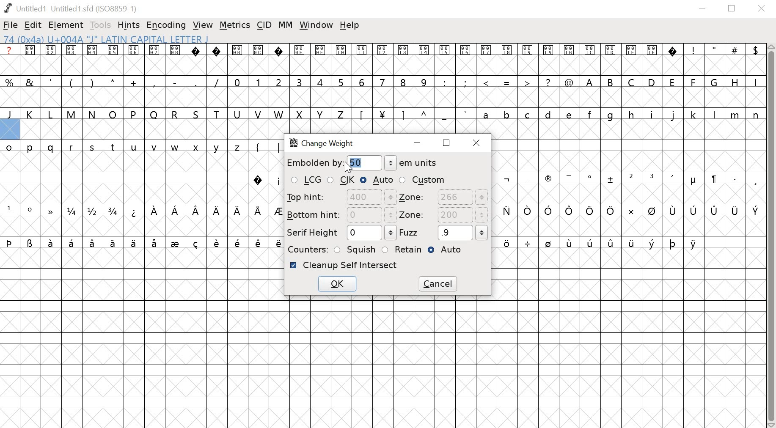  I want to click on symbols, so click(631, 179).